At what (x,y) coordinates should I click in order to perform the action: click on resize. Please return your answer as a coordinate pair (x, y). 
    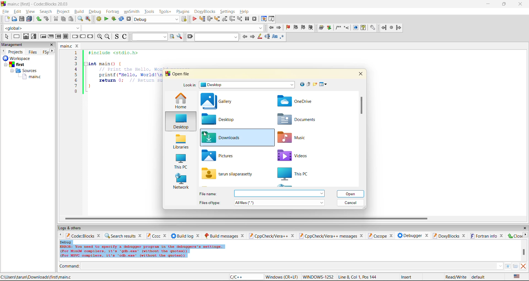
    Looking at the image, I should click on (504, 4).